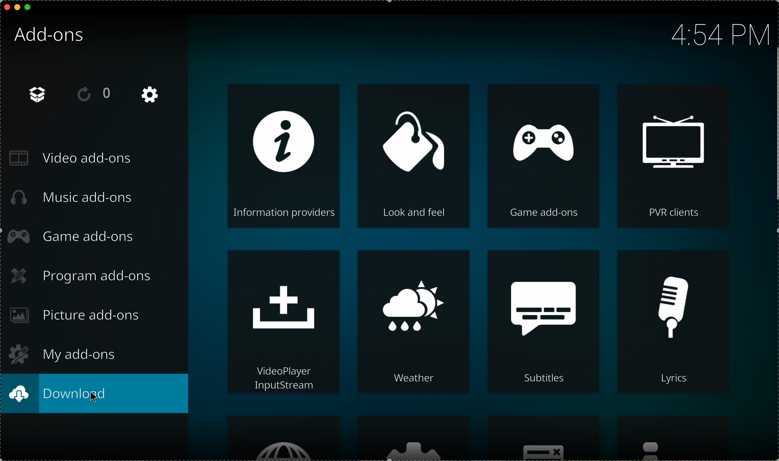 This screenshot has width=779, height=461. Describe the element at coordinates (719, 33) in the screenshot. I see `hour` at that location.